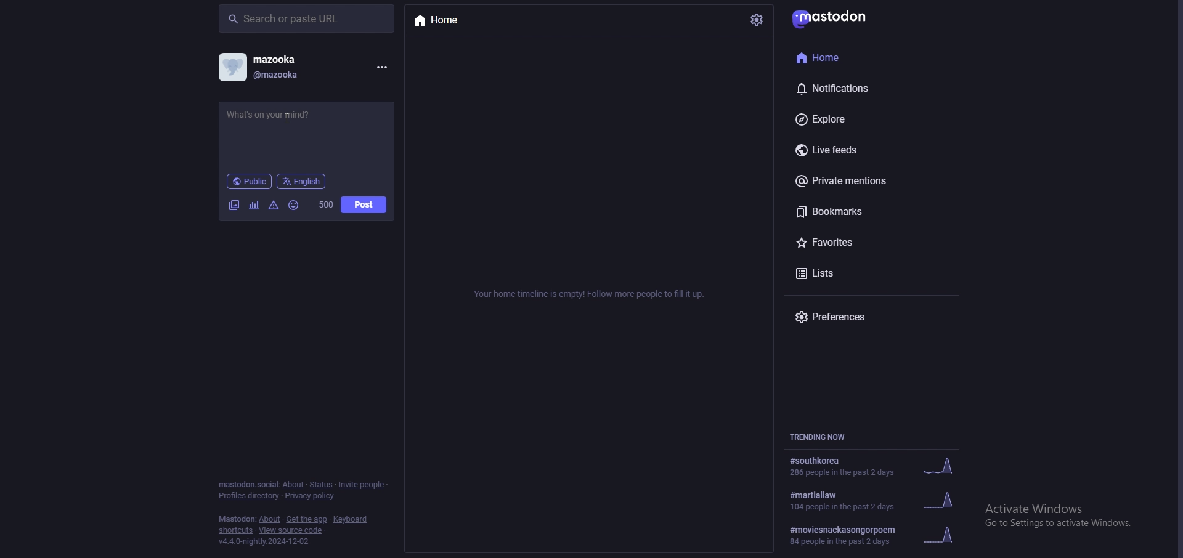  I want to click on trending, so click(873, 466).